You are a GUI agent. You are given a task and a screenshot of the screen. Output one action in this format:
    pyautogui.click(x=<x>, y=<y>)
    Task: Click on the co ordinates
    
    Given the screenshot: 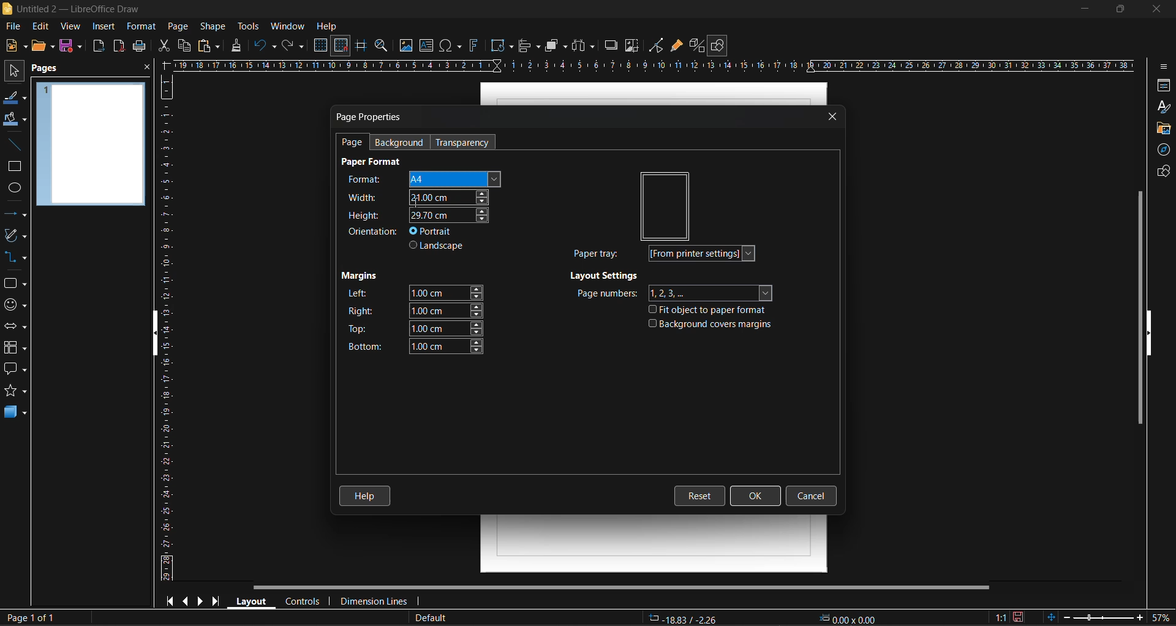 What is the action you would take?
    pyautogui.click(x=764, y=619)
    